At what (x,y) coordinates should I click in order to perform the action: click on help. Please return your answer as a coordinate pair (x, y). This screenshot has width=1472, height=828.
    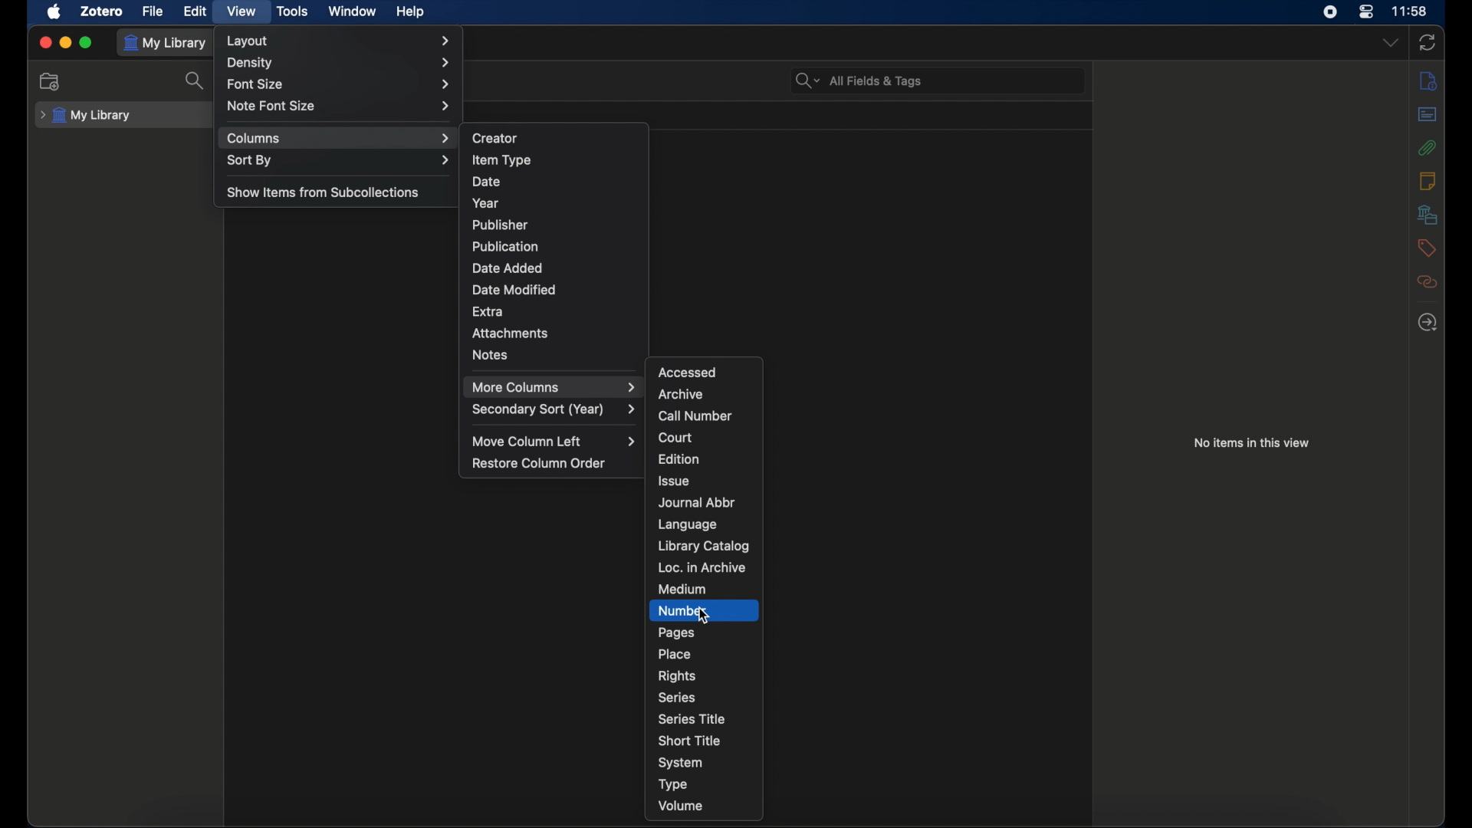
    Looking at the image, I should click on (410, 12).